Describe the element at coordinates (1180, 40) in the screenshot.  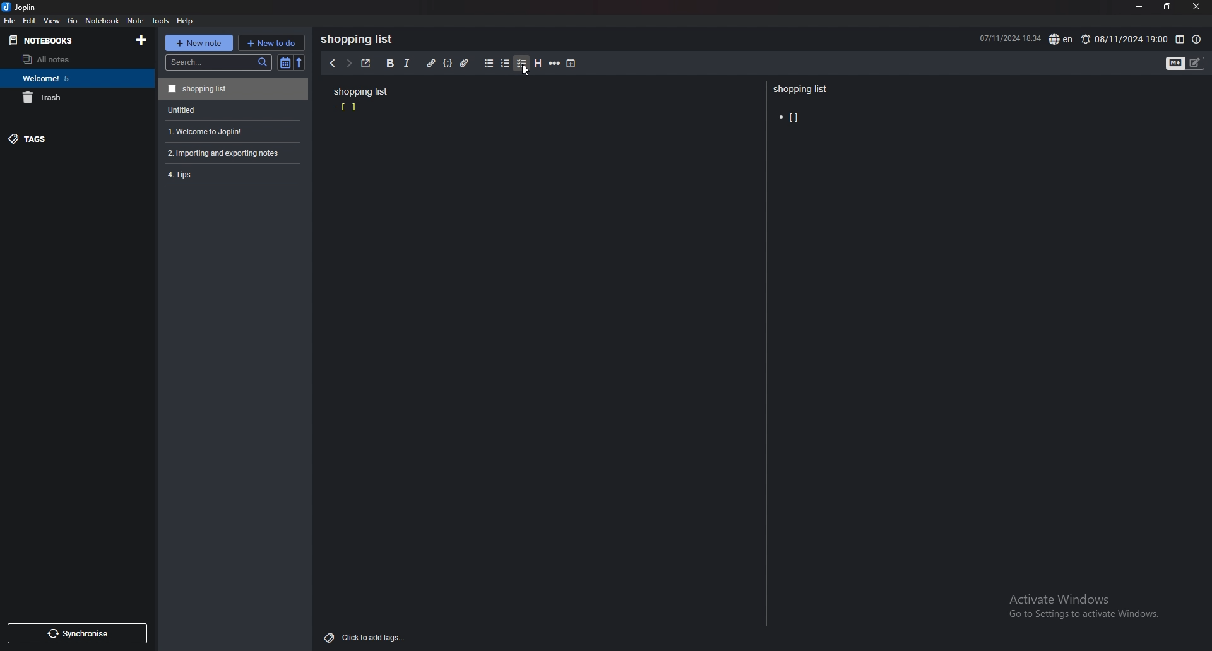
I see `toggle editor layout` at that location.